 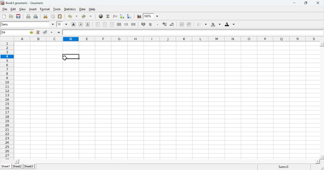 What do you see at coordinates (72, 56) in the screenshot?
I see `selected cell` at bounding box center [72, 56].